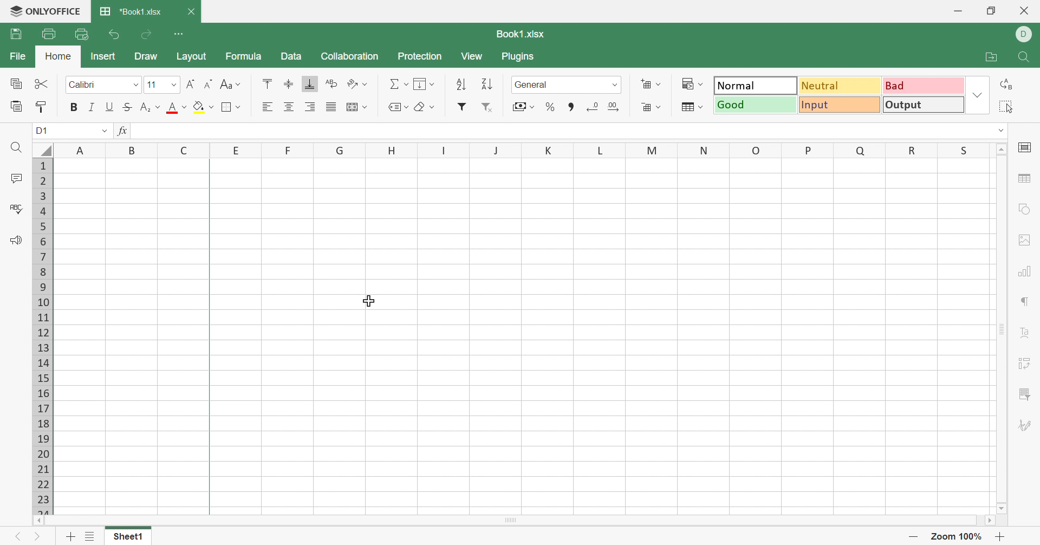 The image size is (1040, 545). What do you see at coordinates (1025, 12) in the screenshot?
I see `Close` at bounding box center [1025, 12].